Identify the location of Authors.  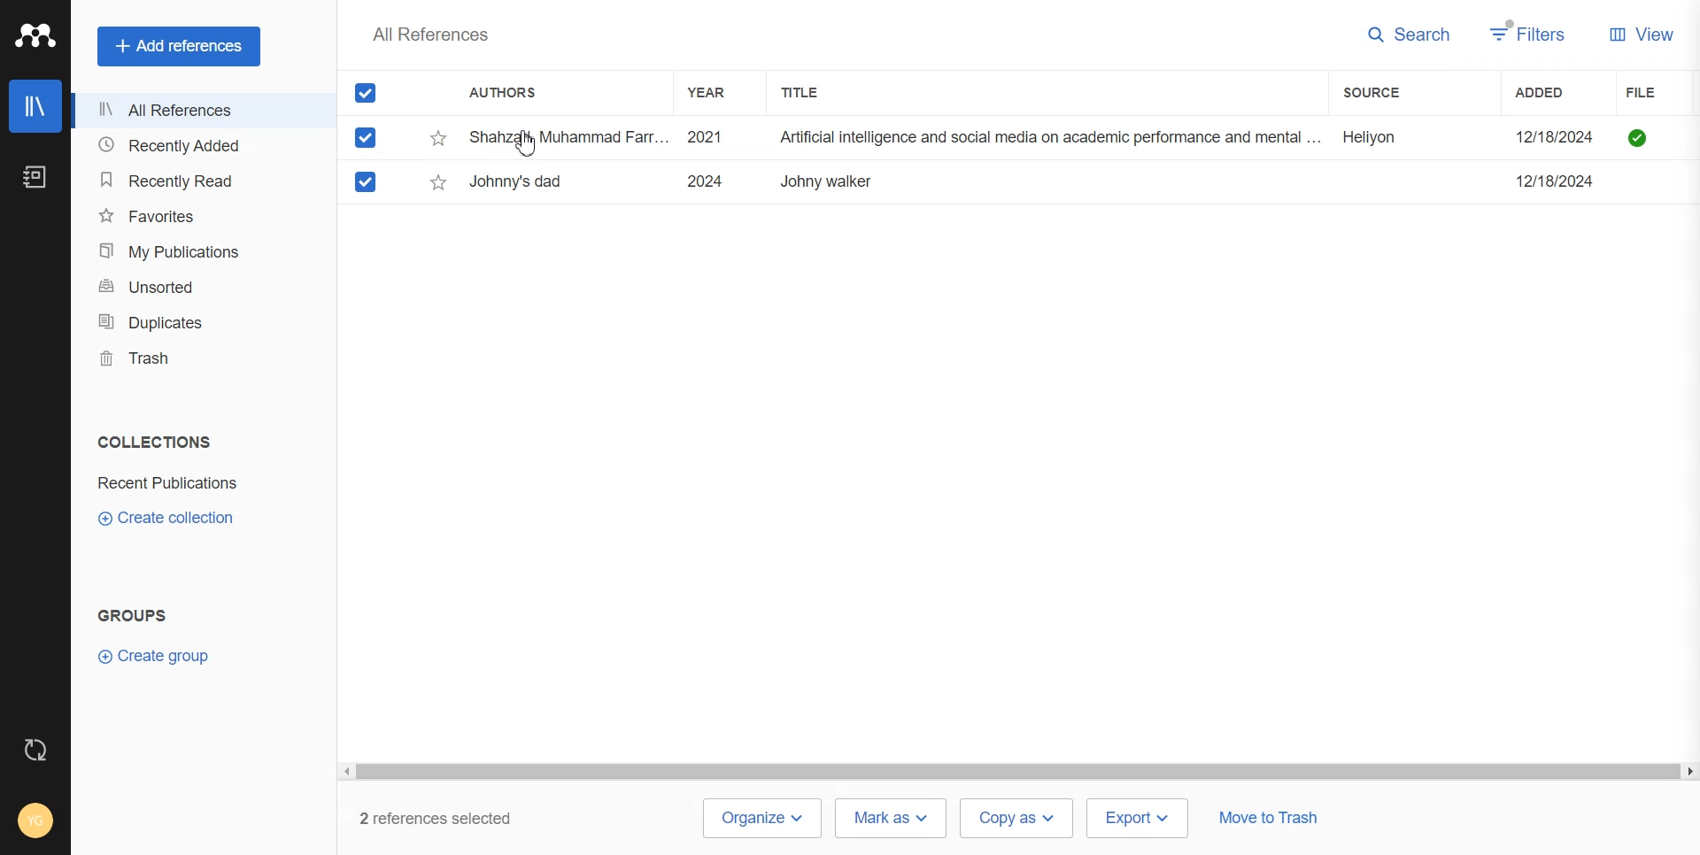
(511, 94).